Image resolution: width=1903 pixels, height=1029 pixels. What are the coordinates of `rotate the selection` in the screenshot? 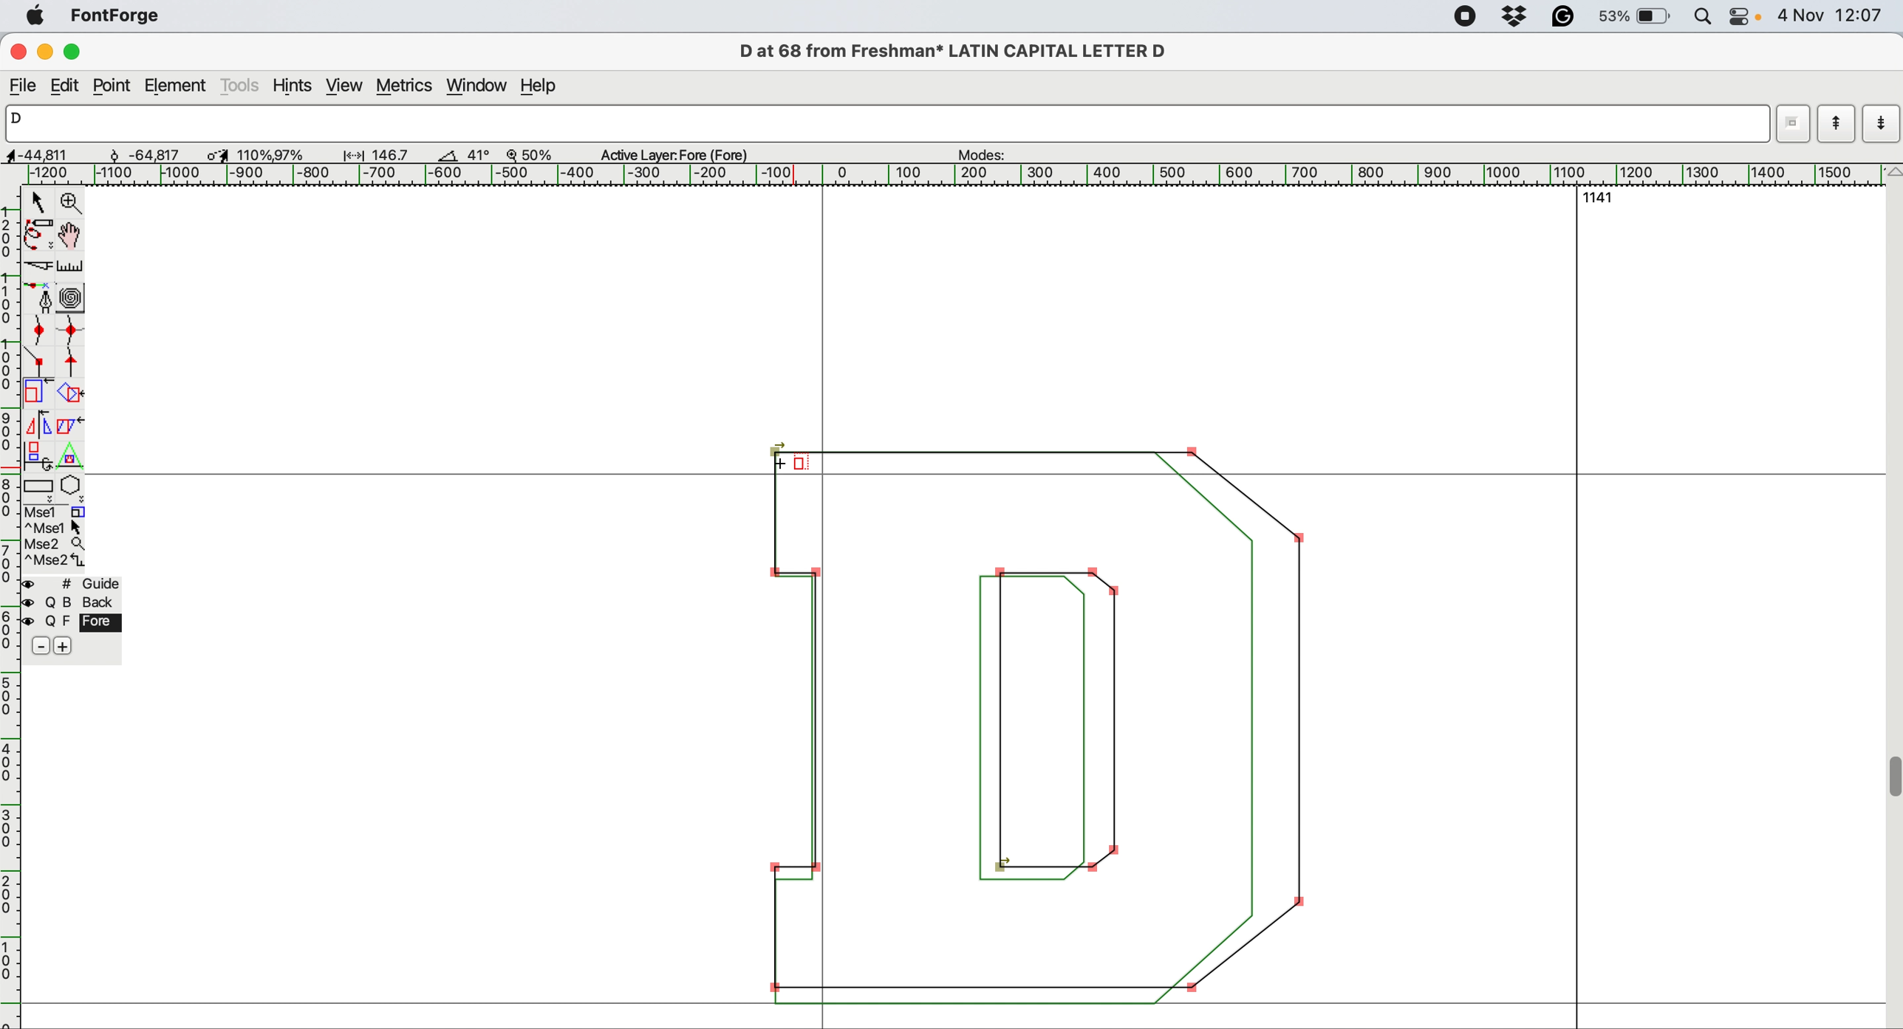 It's located at (68, 396).